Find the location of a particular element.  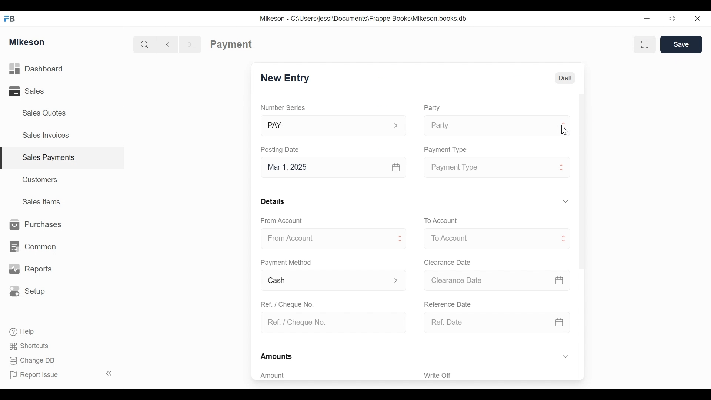

Collapse is located at coordinates (110, 374).